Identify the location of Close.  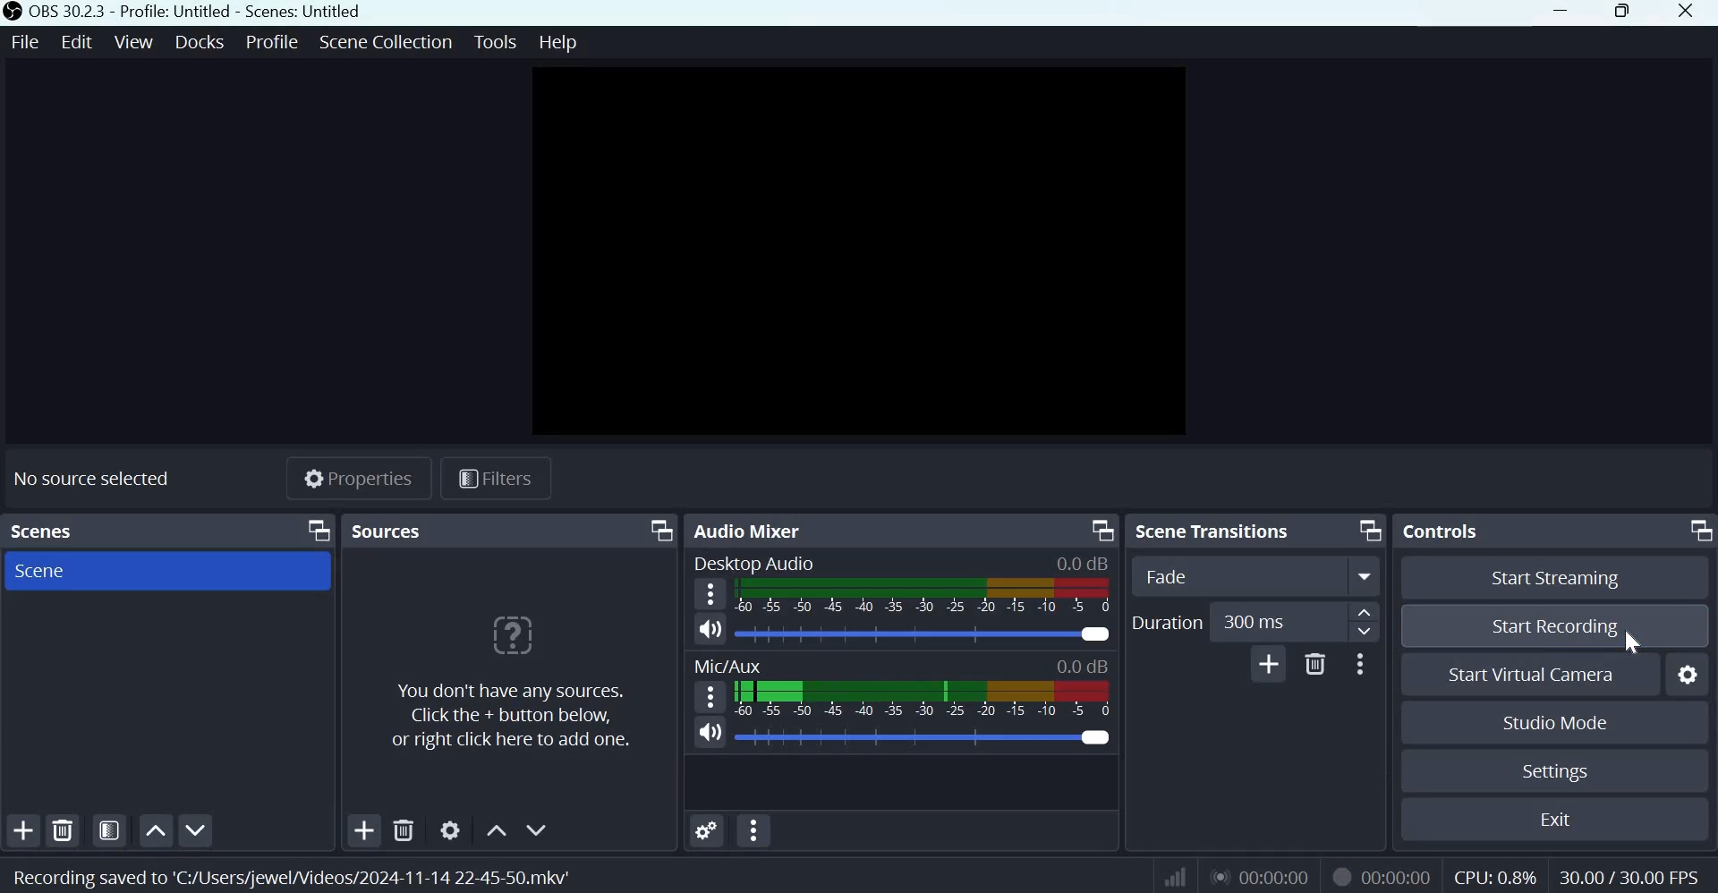
(1690, 15).